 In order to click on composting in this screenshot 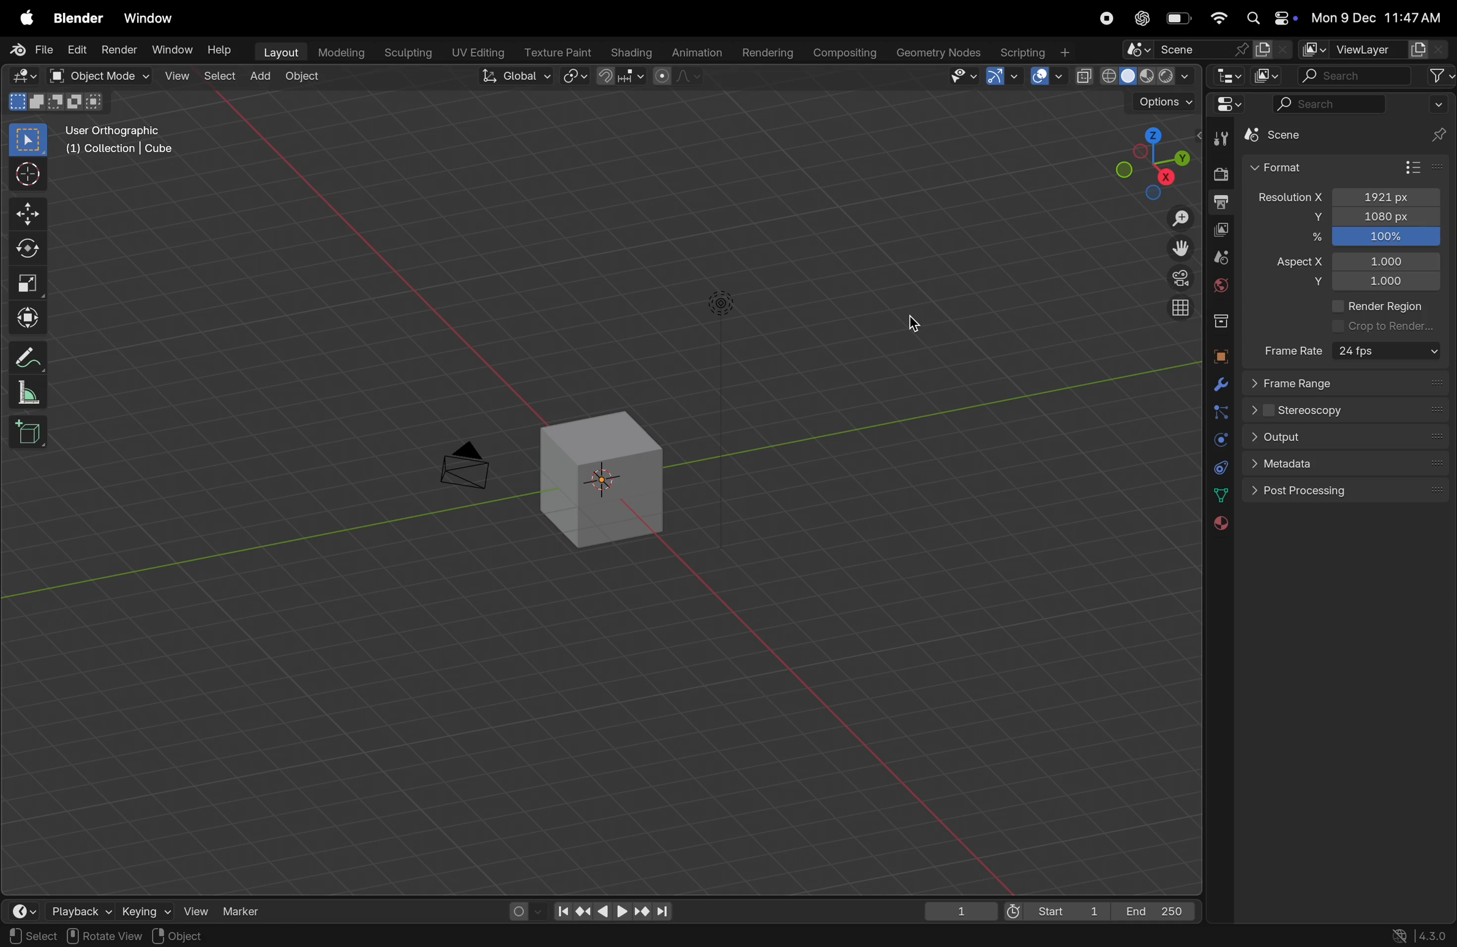, I will do `click(846, 53)`.